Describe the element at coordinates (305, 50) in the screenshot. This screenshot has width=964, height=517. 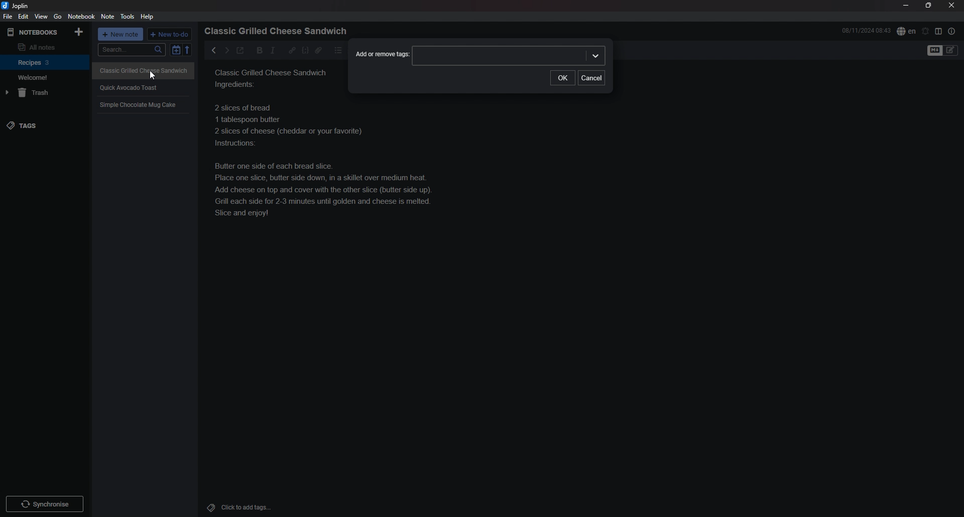
I see `code` at that location.